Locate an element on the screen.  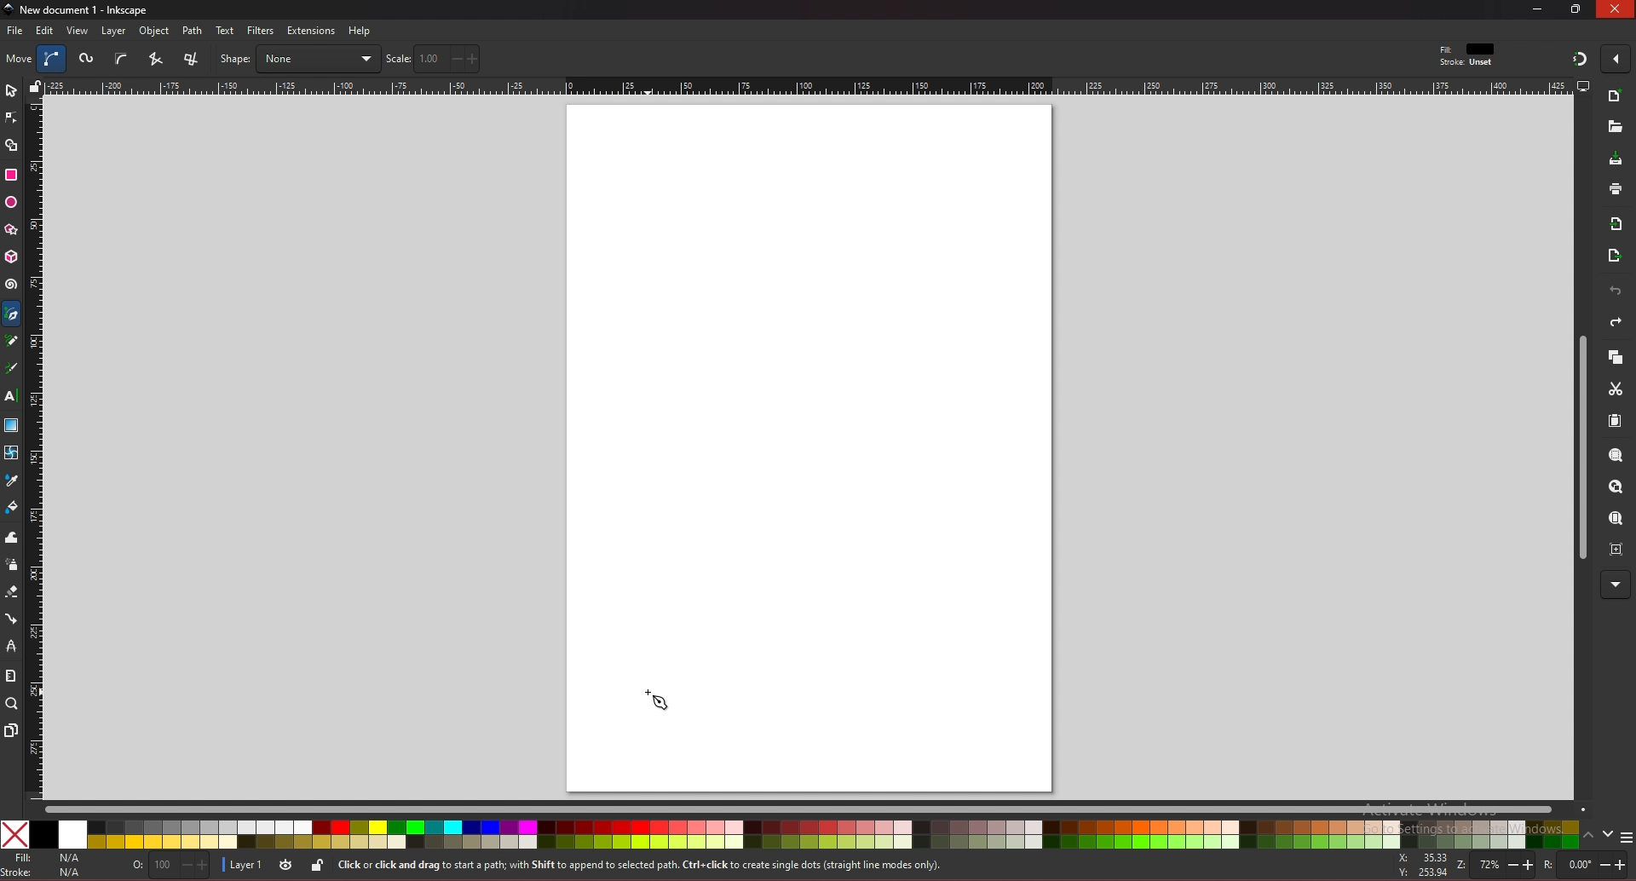
rectangle is located at coordinates (10, 175).